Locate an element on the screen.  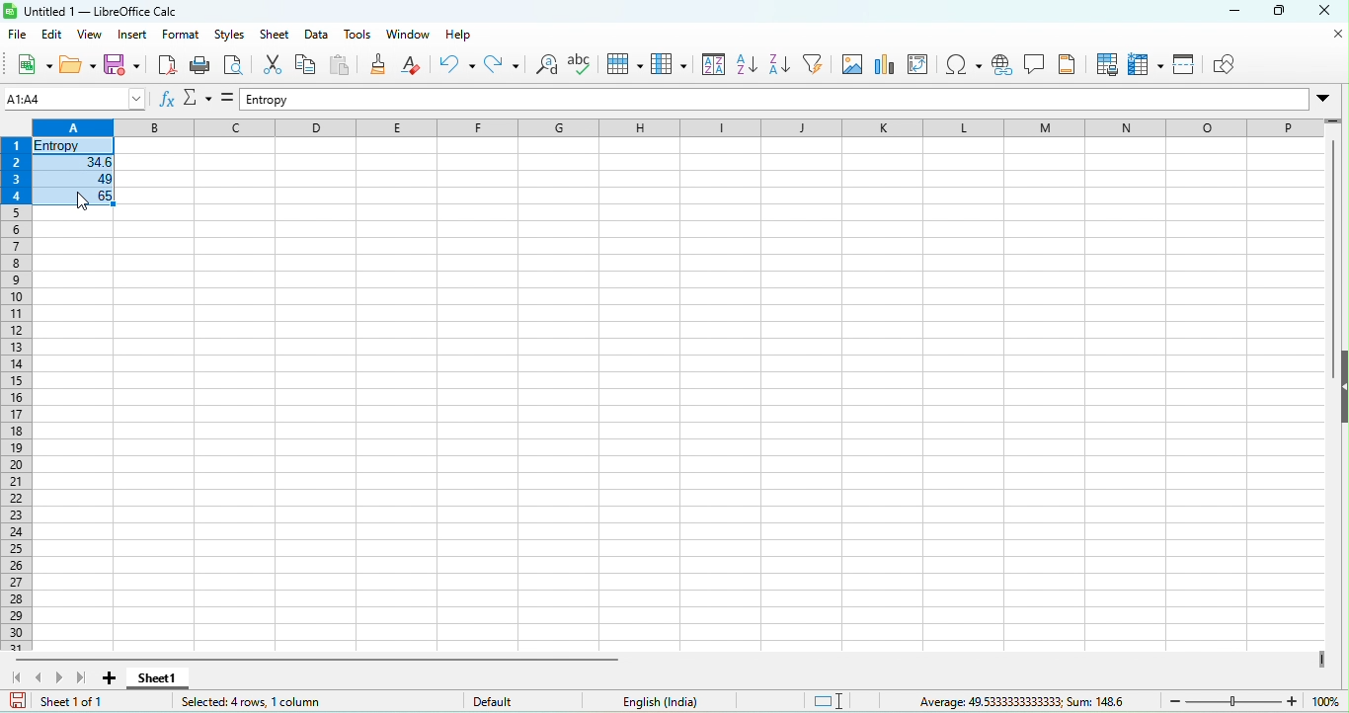
paste is located at coordinates (341, 67).